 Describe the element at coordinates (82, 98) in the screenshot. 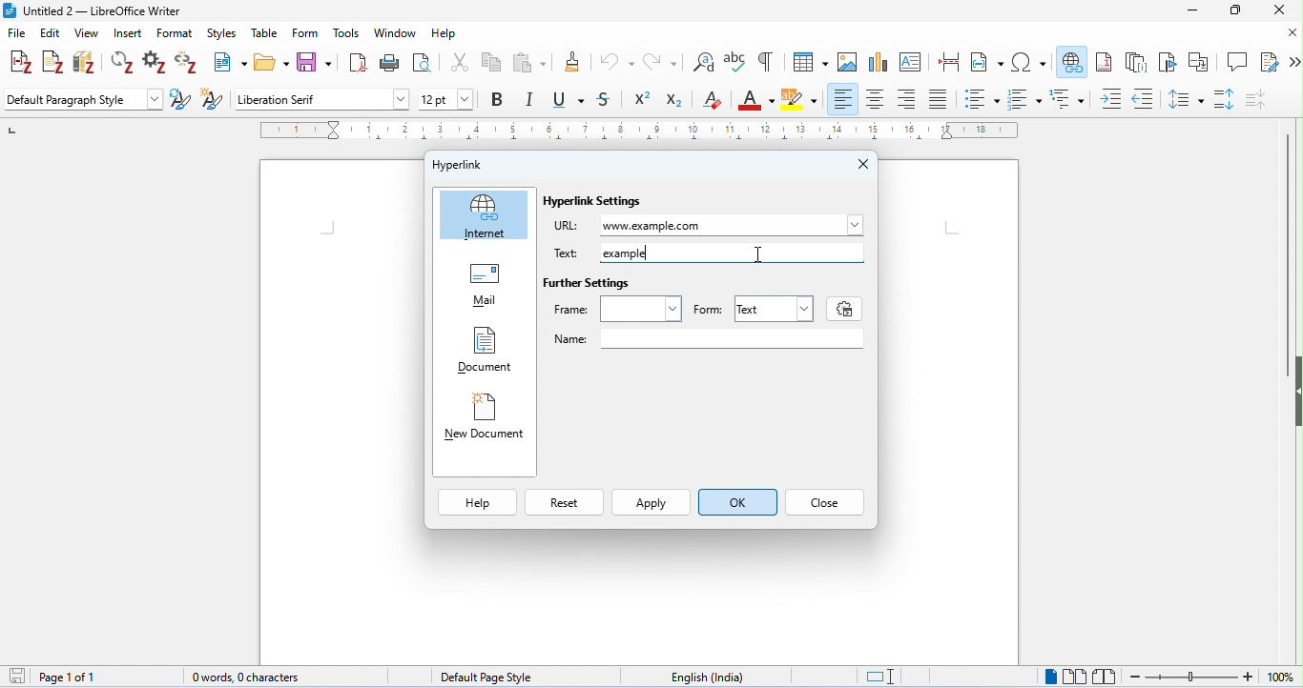

I see `default paragraph style` at that location.